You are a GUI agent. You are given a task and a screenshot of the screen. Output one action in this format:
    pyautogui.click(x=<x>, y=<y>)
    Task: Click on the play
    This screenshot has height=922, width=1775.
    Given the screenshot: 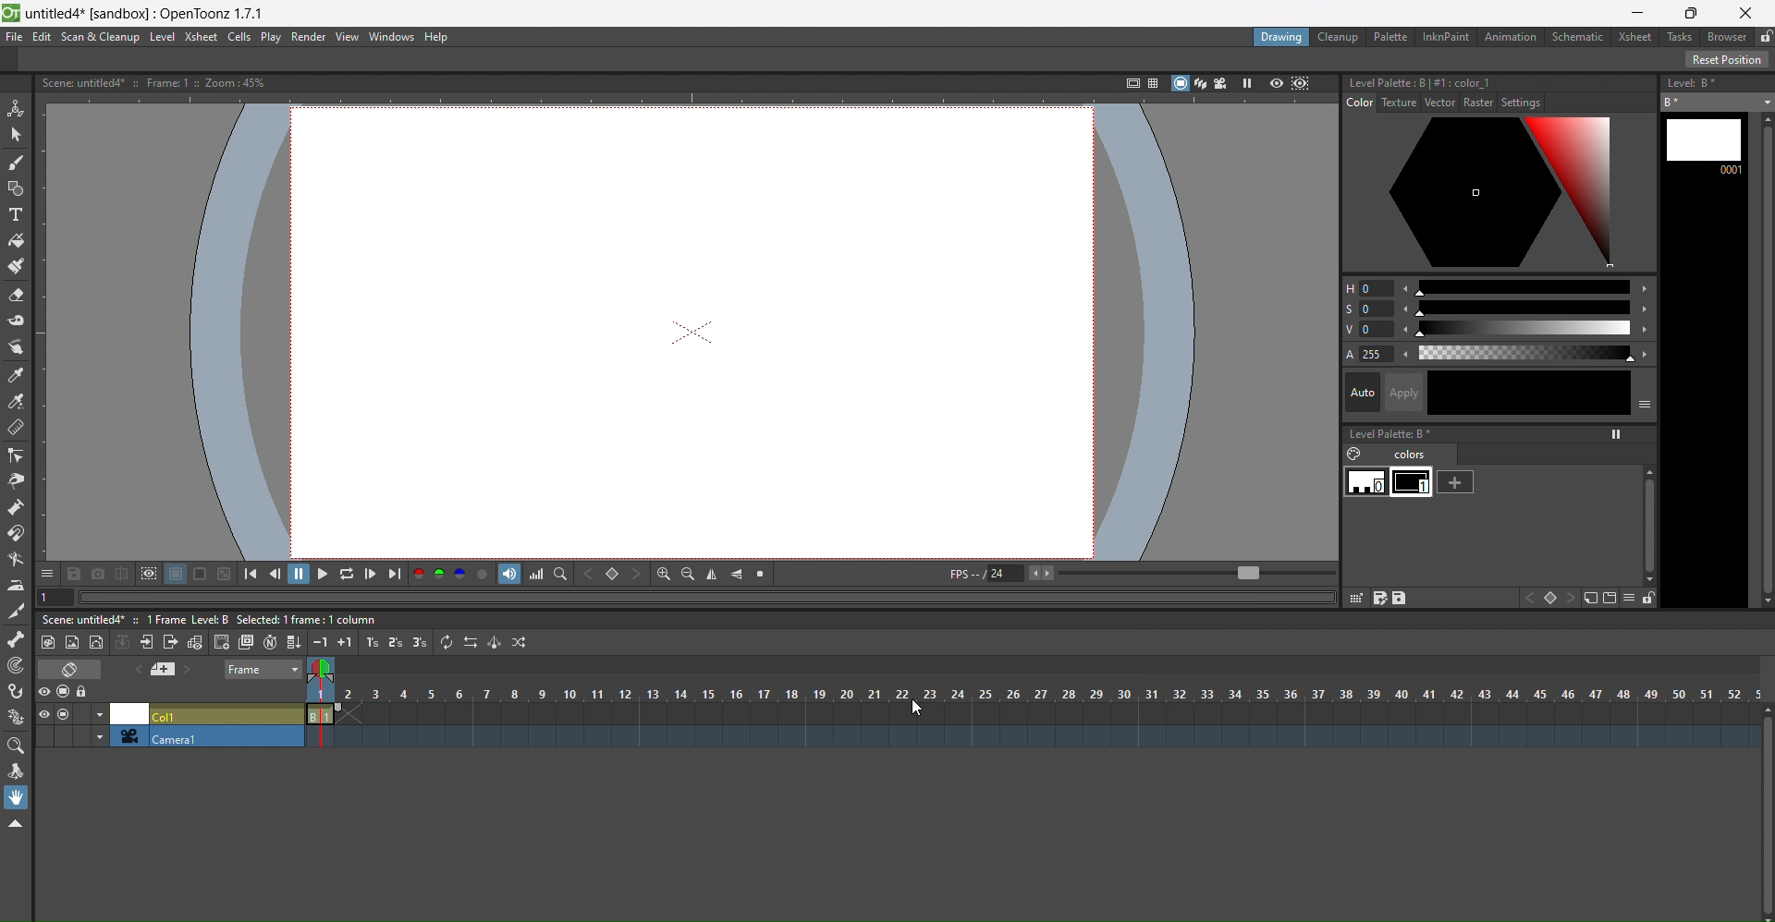 What is the action you would take?
    pyautogui.click(x=272, y=38)
    